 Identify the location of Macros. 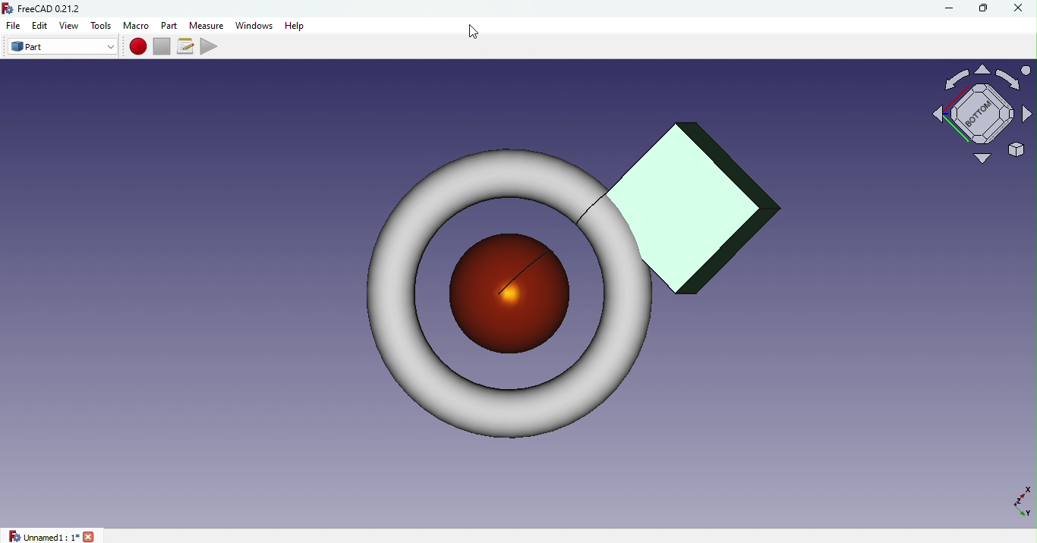
(184, 46).